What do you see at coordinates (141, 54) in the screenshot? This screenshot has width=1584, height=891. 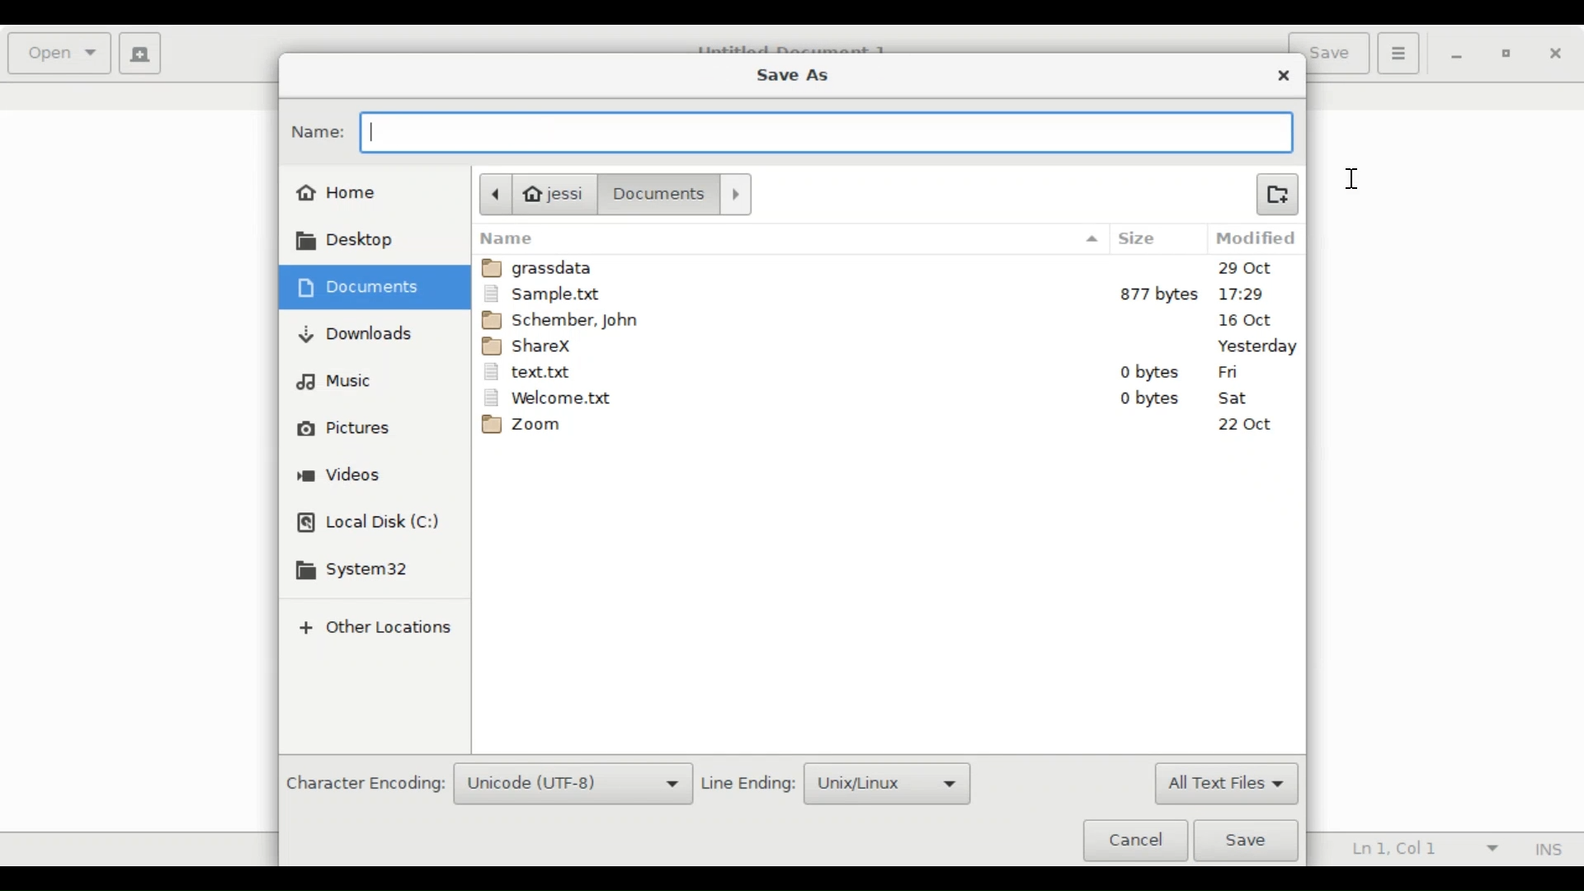 I see `Create a new document` at bounding box center [141, 54].